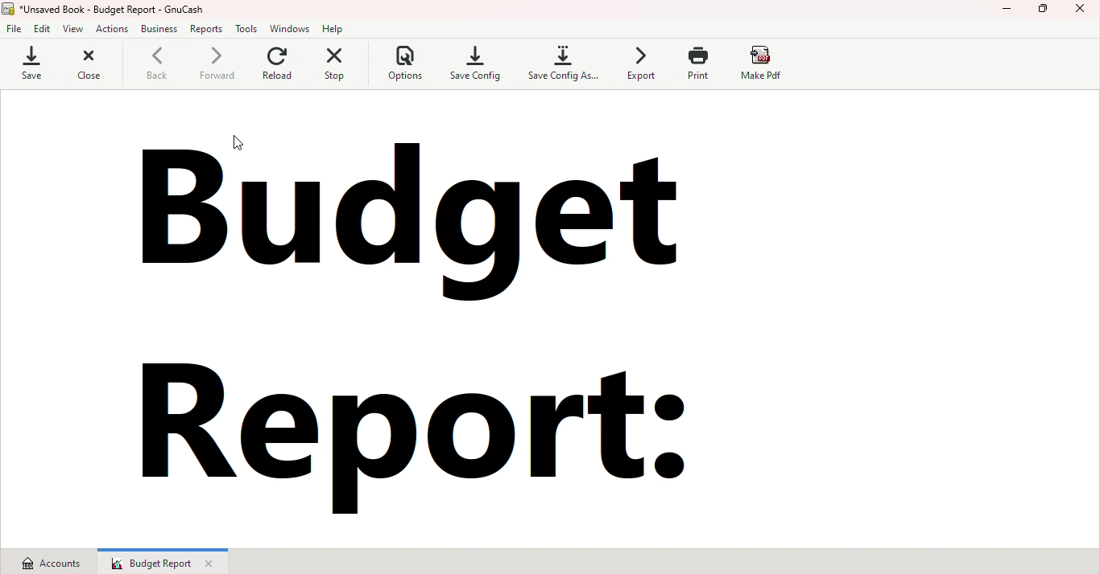 This screenshot has height=574, width=1100. Describe the element at coordinates (160, 28) in the screenshot. I see `business` at that location.